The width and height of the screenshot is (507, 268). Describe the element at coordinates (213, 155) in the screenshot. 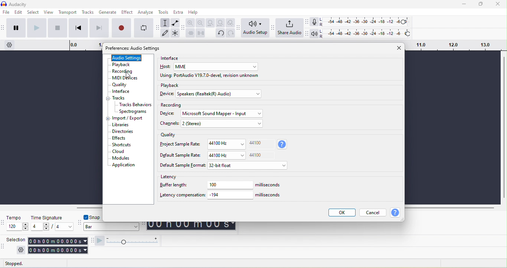

I see `default sample rate` at that location.